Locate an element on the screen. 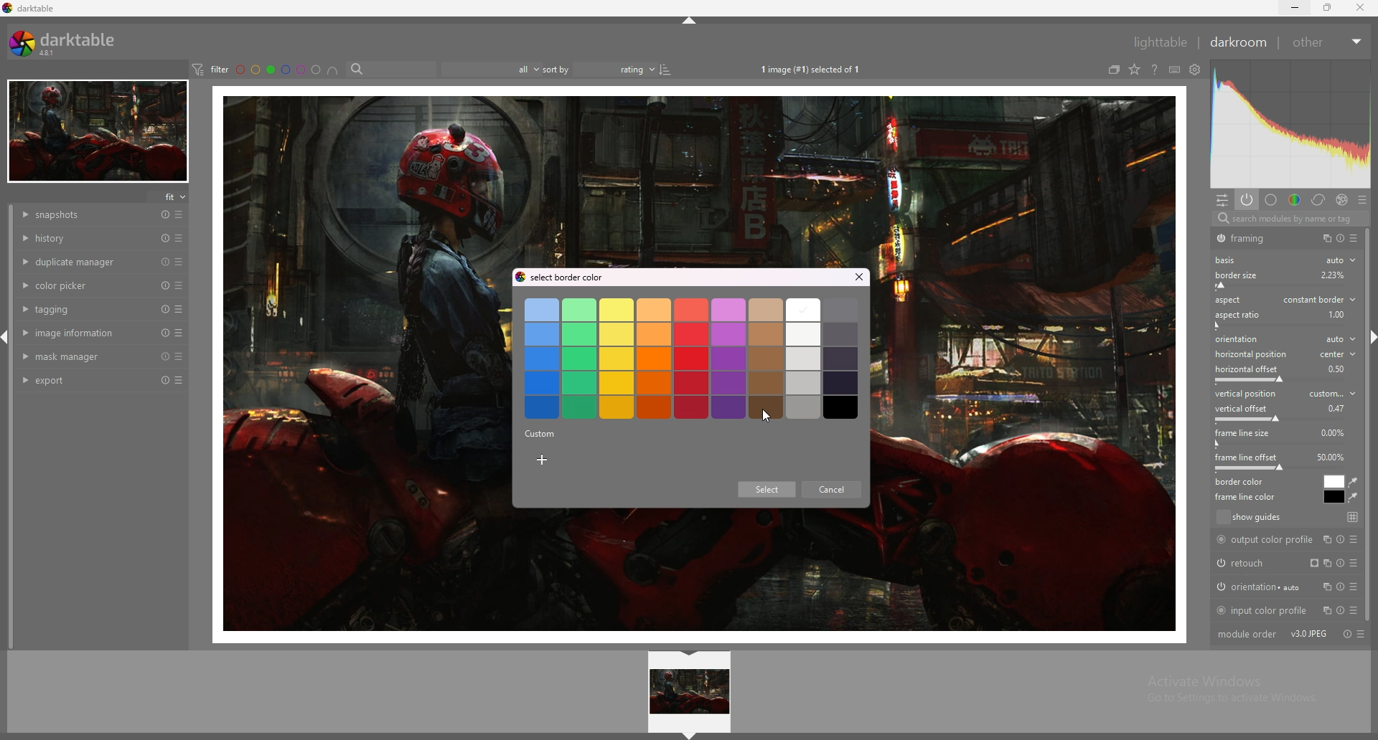 The image size is (1378, 740). frame line offset bar is located at coordinates (1281, 470).